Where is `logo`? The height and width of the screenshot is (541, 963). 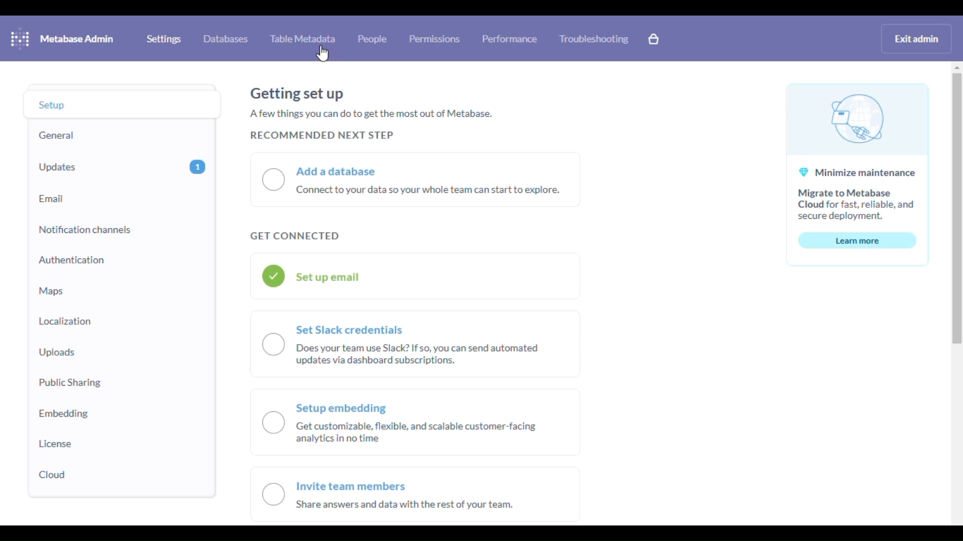 logo is located at coordinates (20, 38).